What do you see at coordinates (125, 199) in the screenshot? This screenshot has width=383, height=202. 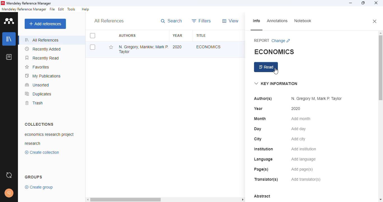 I see `horizontal scroll bar` at bounding box center [125, 199].